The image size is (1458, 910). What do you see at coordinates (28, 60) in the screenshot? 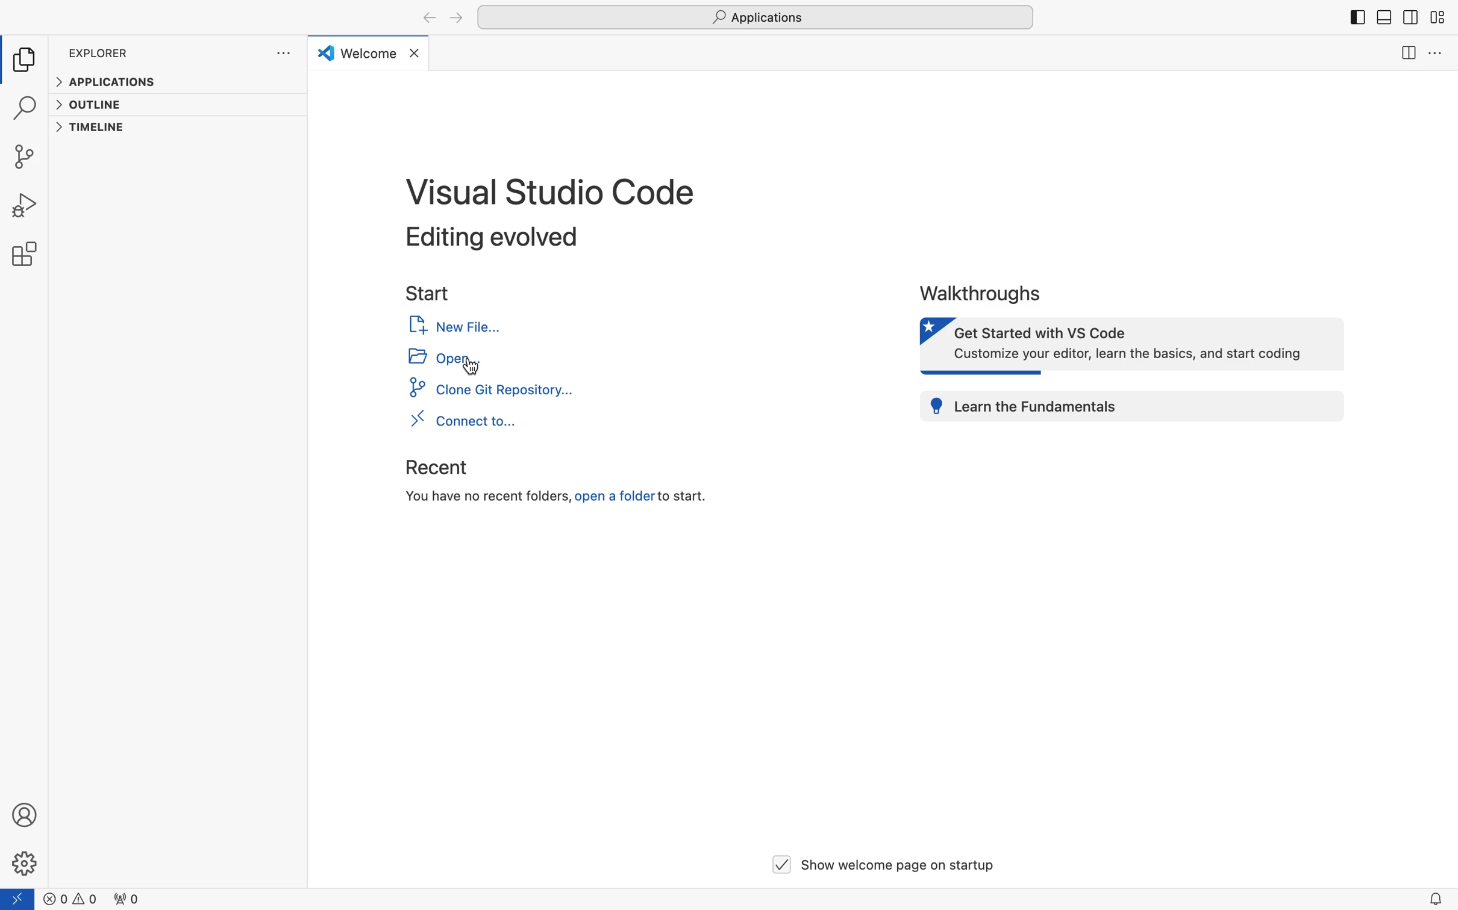
I see `explorer` at bounding box center [28, 60].